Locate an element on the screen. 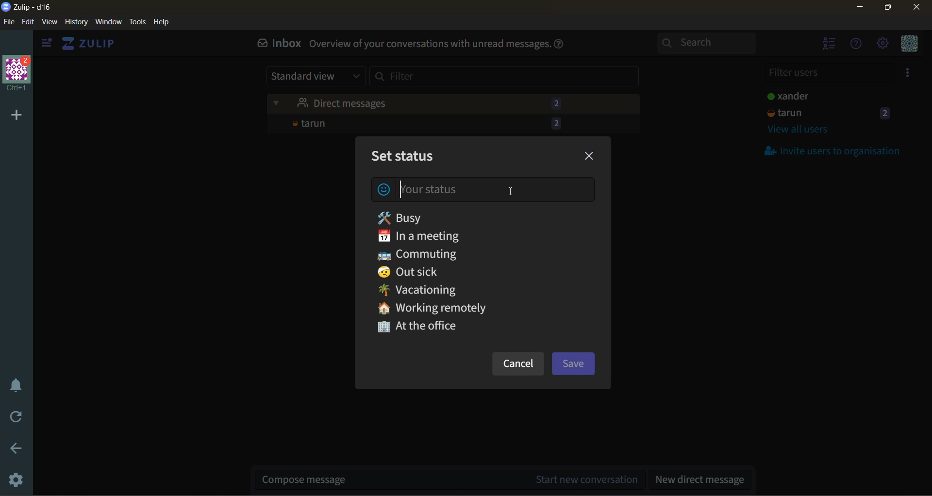 This screenshot has height=496, width=932. Commuting is located at coordinates (423, 252).